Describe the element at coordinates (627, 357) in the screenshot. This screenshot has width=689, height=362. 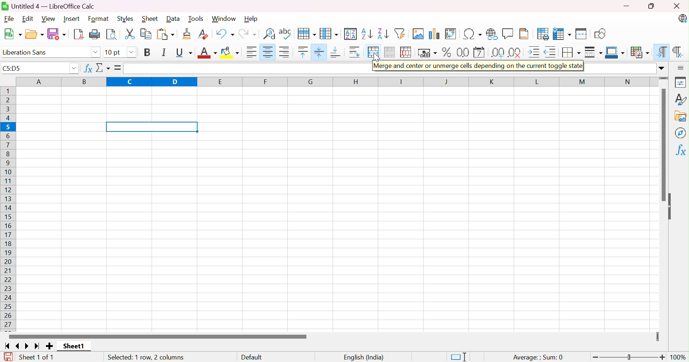
I see `Slider` at that location.